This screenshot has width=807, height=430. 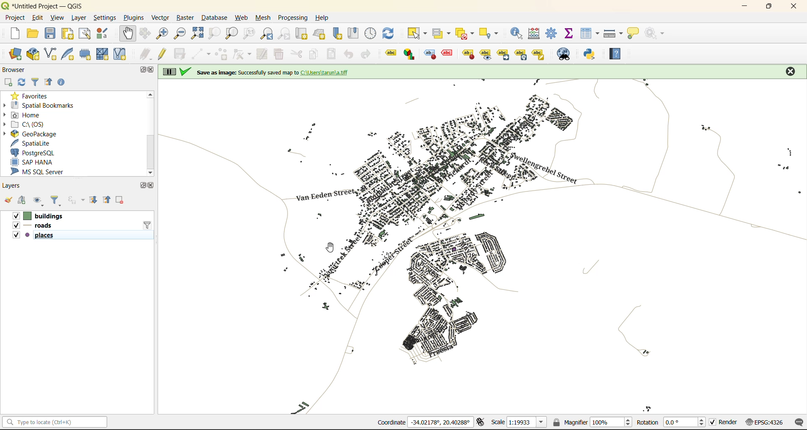 I want to click on attributes table, so click(x=590, y=34).